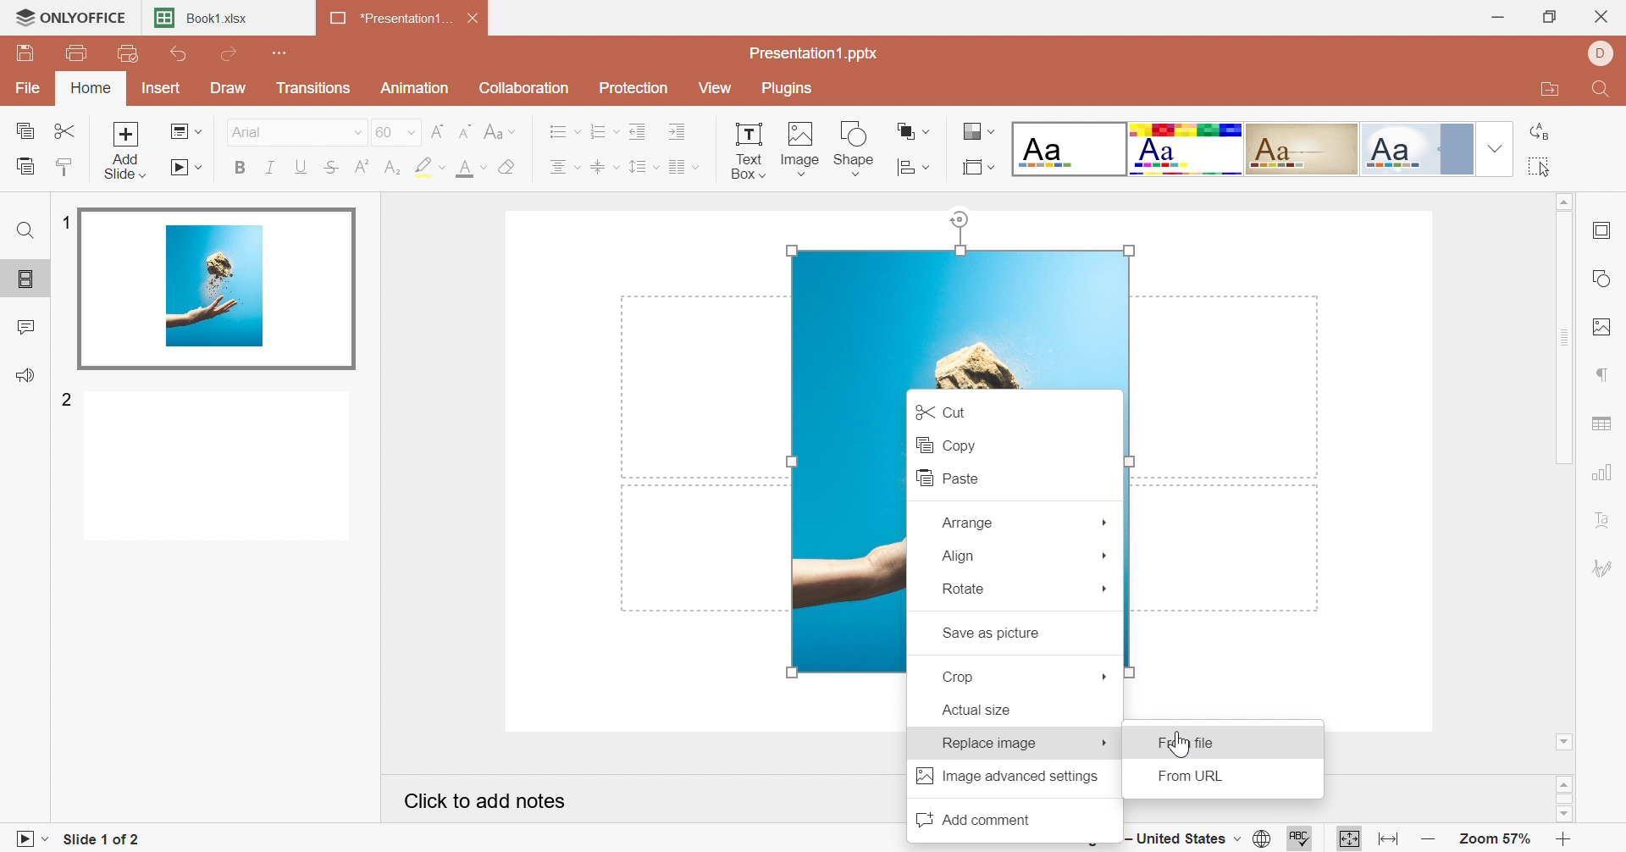  I want to click on Copy, so click(944, 444).